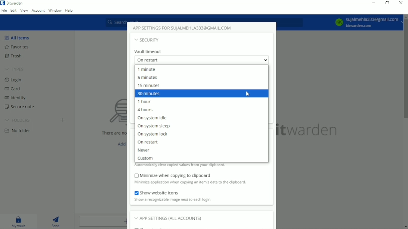  What do you see at coordinates (149, 69) in the screenshot?
I see `1 minute` at bounding box center [149, 69].